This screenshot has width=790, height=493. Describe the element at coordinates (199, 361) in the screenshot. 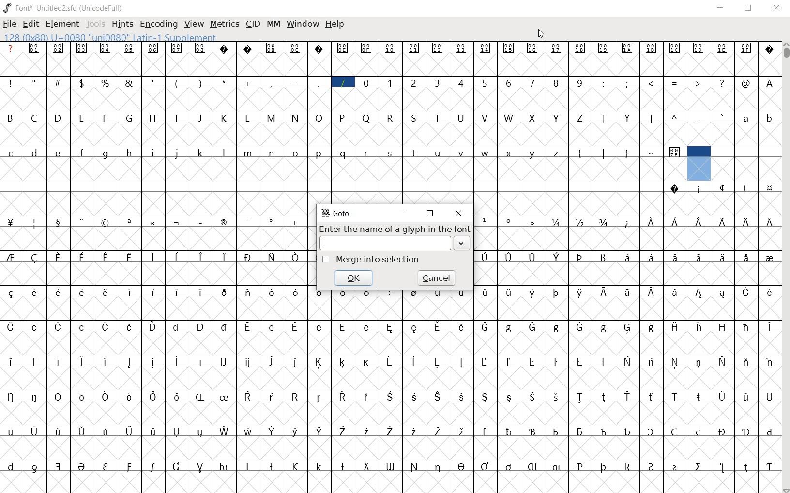

I see `Symbol` at that location.